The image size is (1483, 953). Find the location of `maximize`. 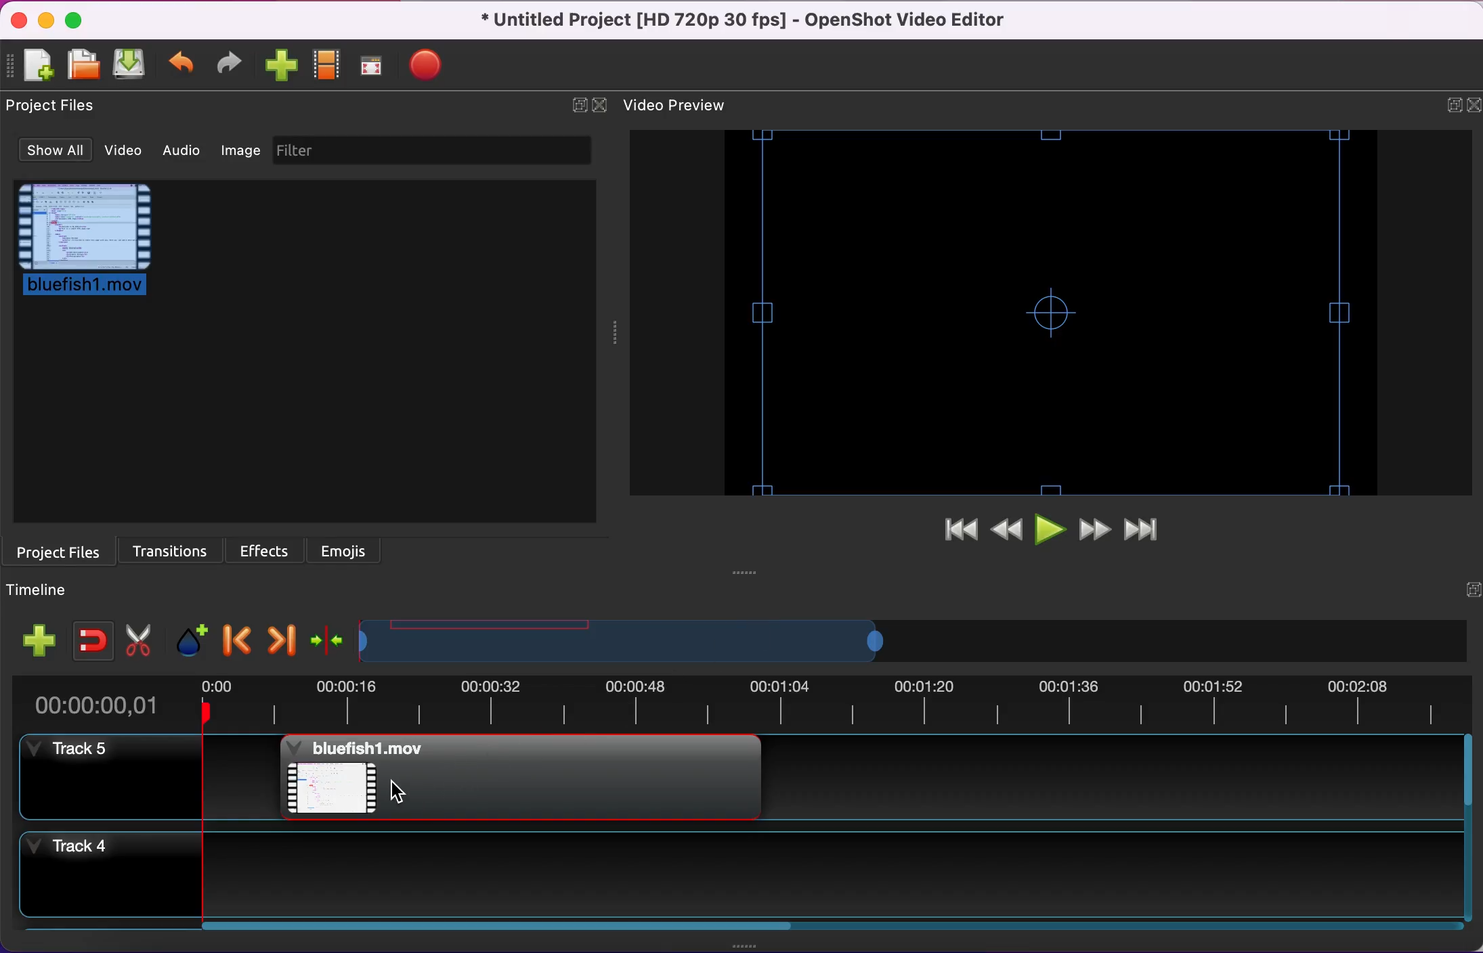

maximize is located at coordinates (78, 24).